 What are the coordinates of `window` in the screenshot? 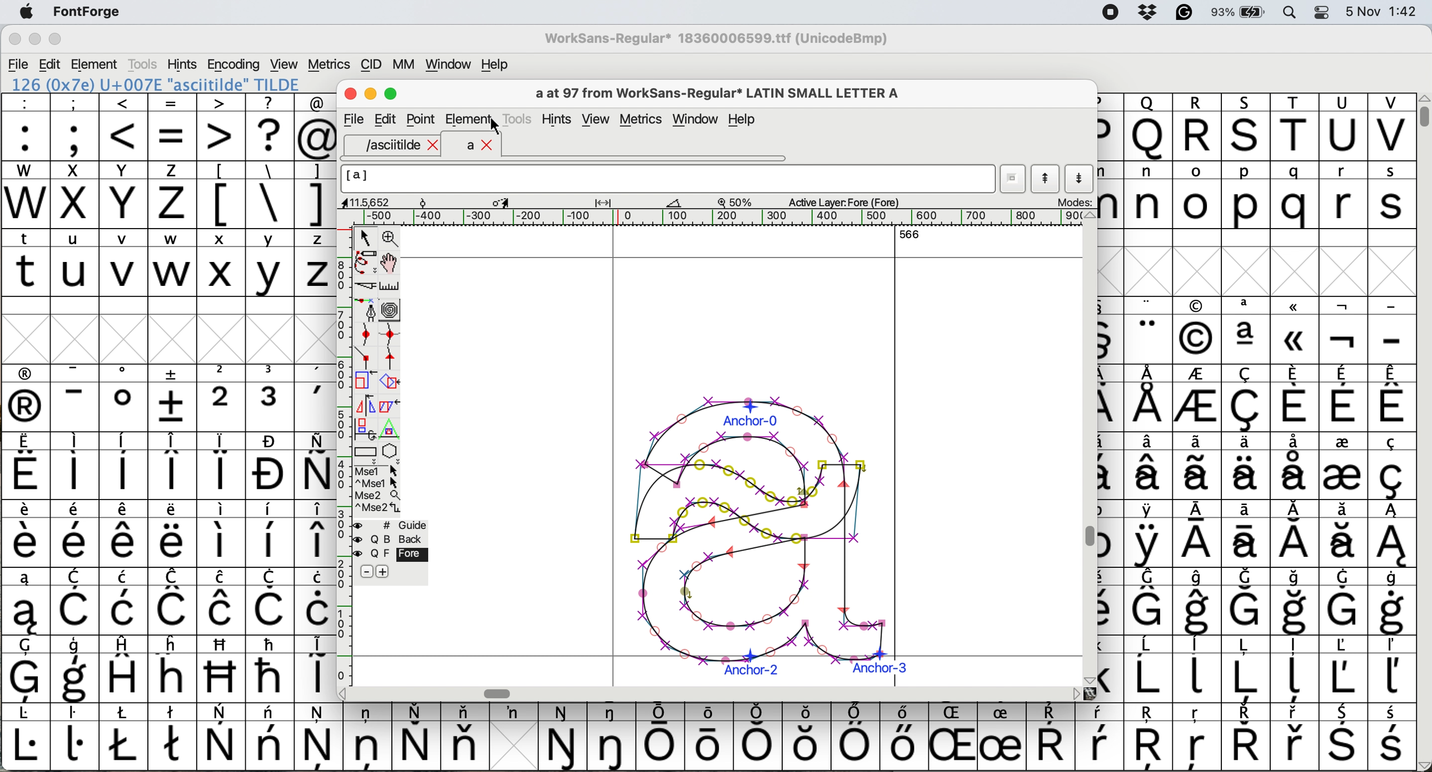 It's located at (446, 65).